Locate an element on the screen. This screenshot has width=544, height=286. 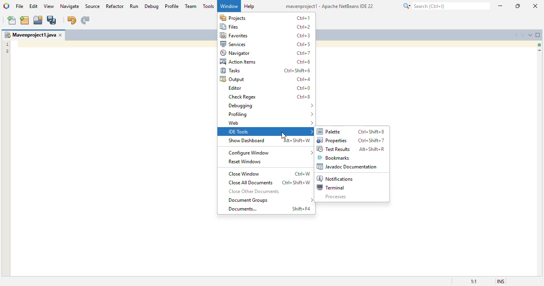
edit is located at coordinates (34, 6).